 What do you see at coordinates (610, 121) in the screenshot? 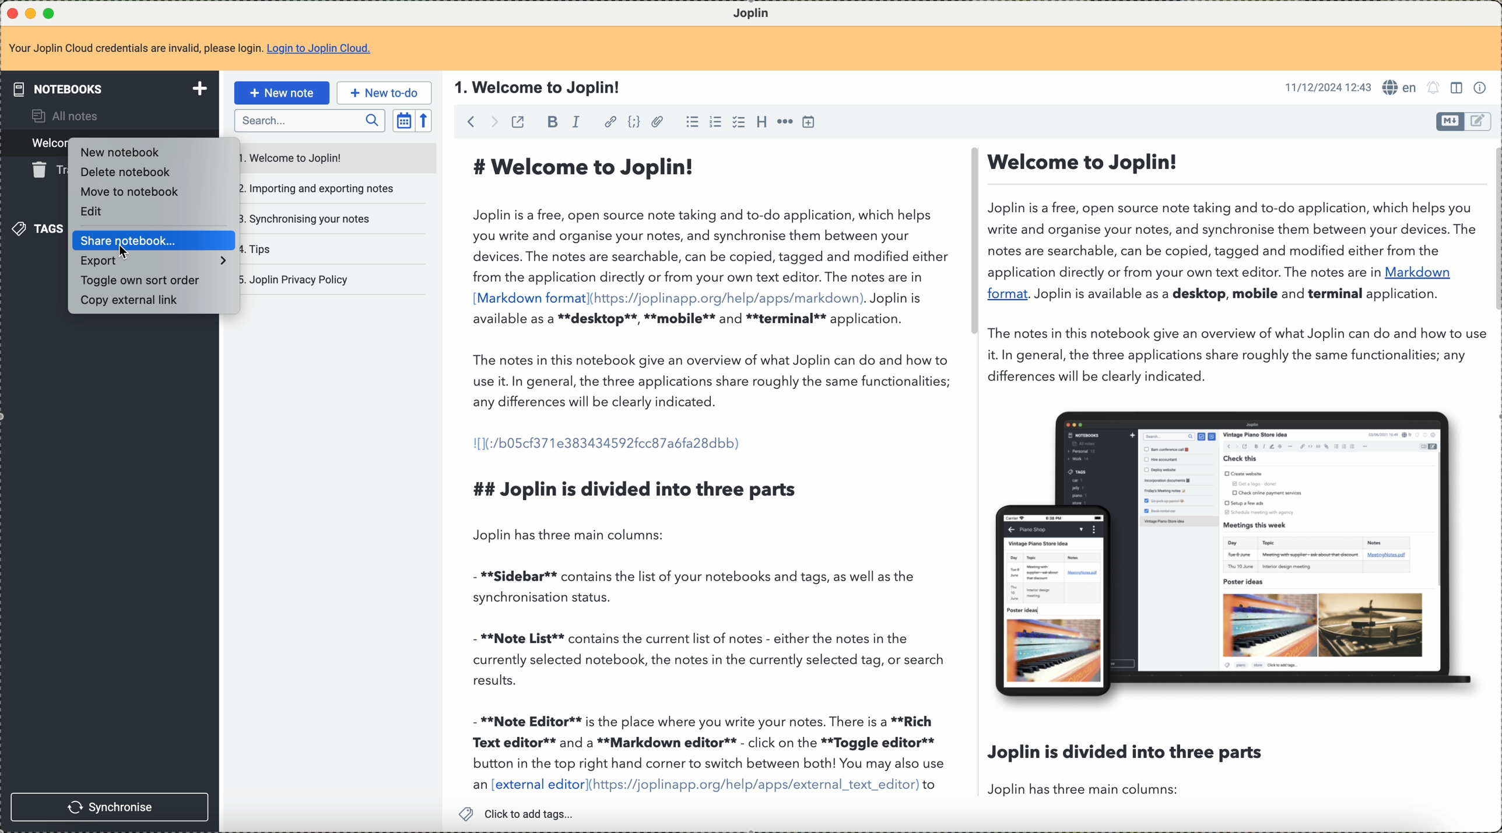
I see `hyperlink` at bounding box center [610, 121].